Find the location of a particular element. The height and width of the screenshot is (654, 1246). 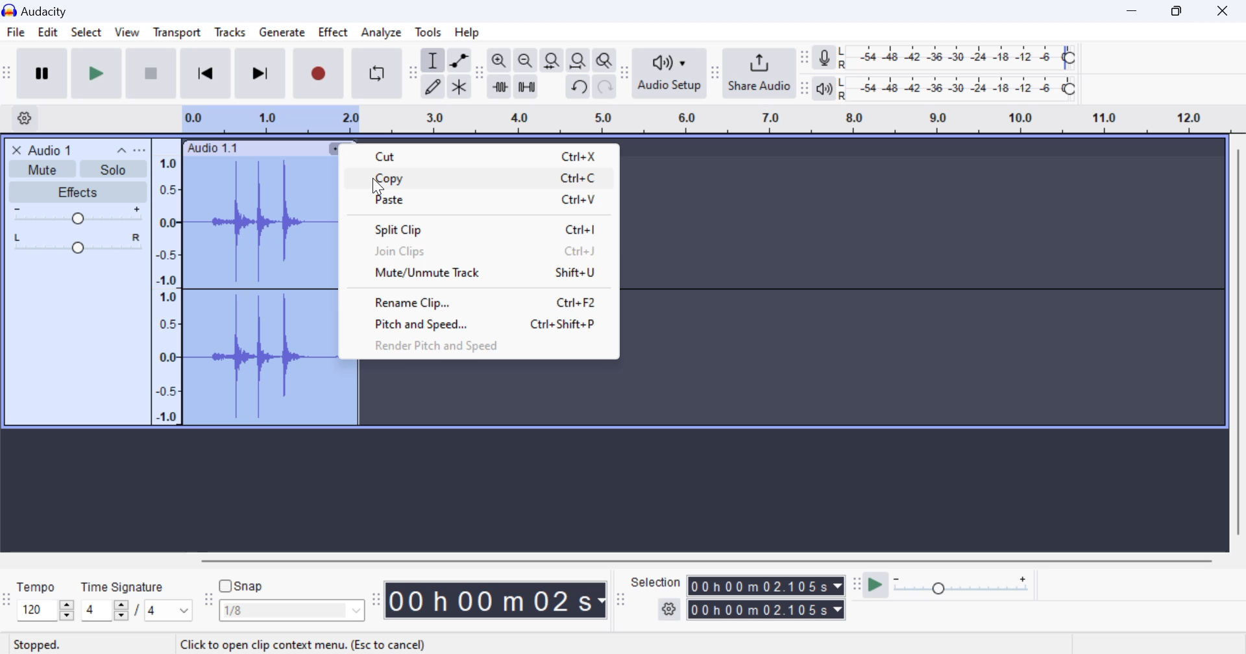

cursor is located at coordinates (380, 189).